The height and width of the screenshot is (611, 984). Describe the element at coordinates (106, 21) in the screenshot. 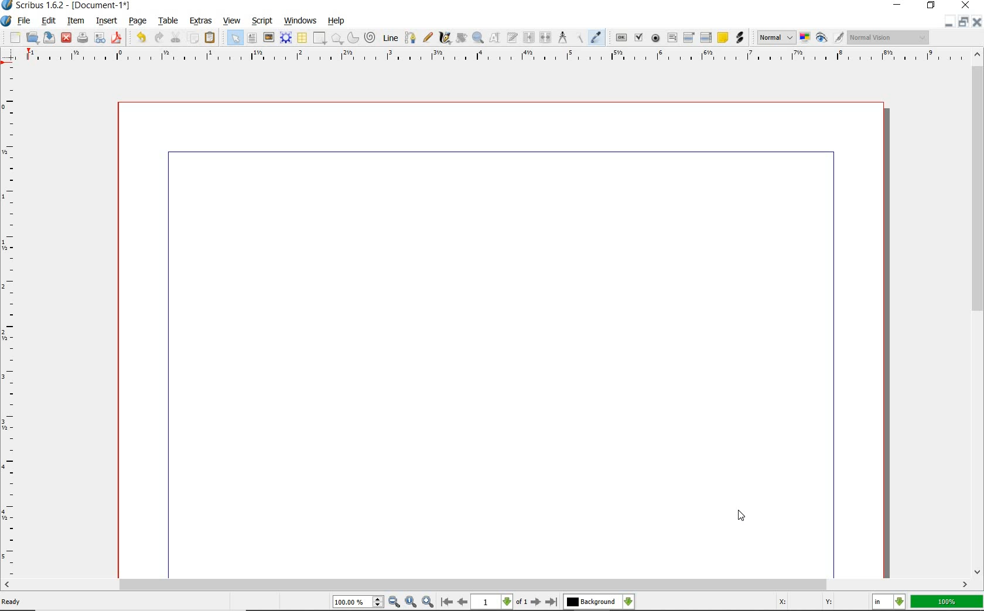

I see `insert` at that location.